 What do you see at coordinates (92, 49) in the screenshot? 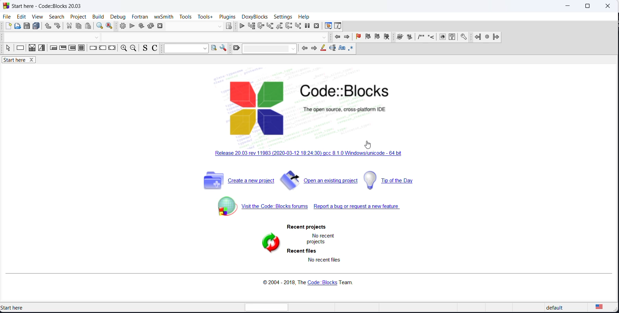
I see `break instruction` at bounding box center [92, 49].